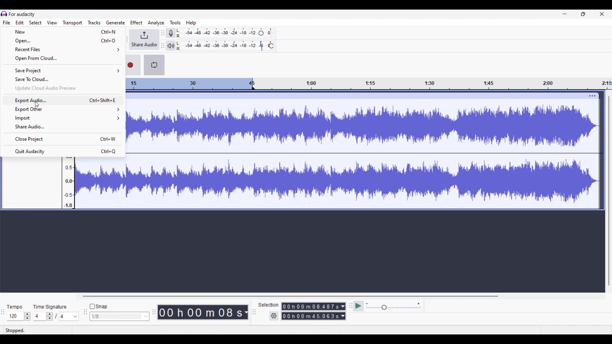 This screenshot has width=612, height=344. I want to click on Update cloud audio preview, so click(64, 88).